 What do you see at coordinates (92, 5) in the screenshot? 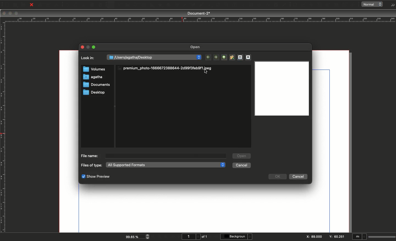
I see `Copy` at bounding box center [92, 5].